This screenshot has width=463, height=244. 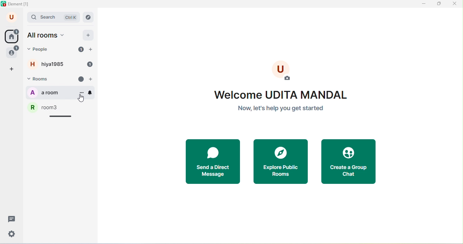 What do you see at coordinates (52, 93) in the screenshot?
I see `a room` at bounding box center [52, 93].